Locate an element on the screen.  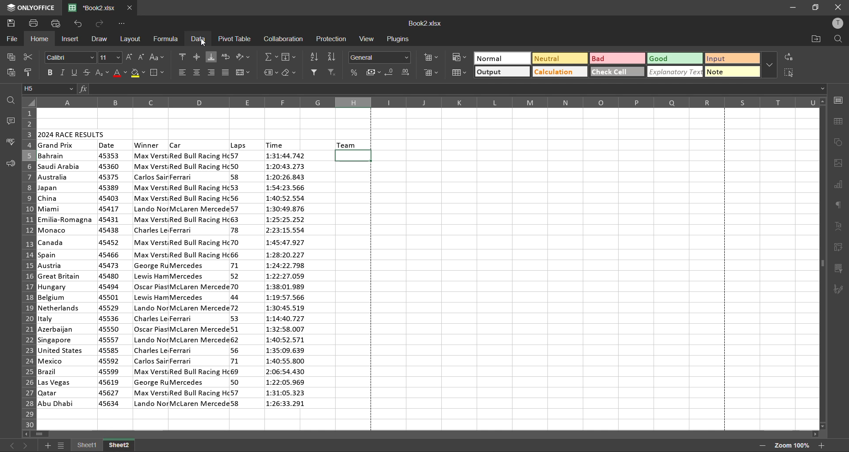
number format is located at coordinates (380, 57).